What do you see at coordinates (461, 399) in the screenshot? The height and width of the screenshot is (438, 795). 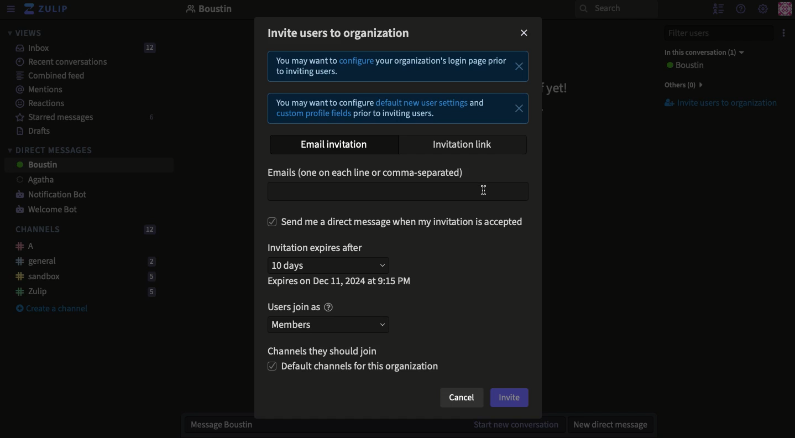 I see `Cancel` at bounding box center [461, 399].